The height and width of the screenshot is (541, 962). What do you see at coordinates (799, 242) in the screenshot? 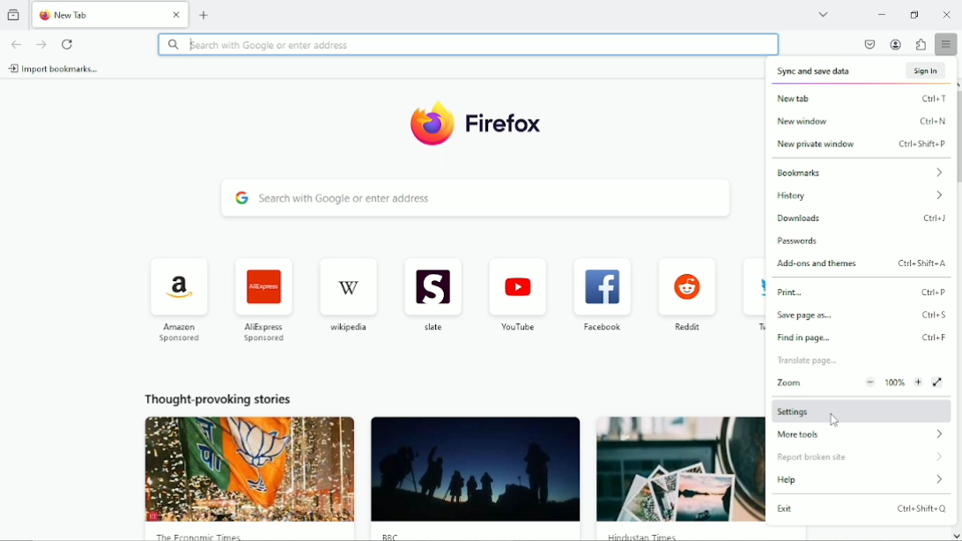
I see `passwords` at bounding box center [799, 242].